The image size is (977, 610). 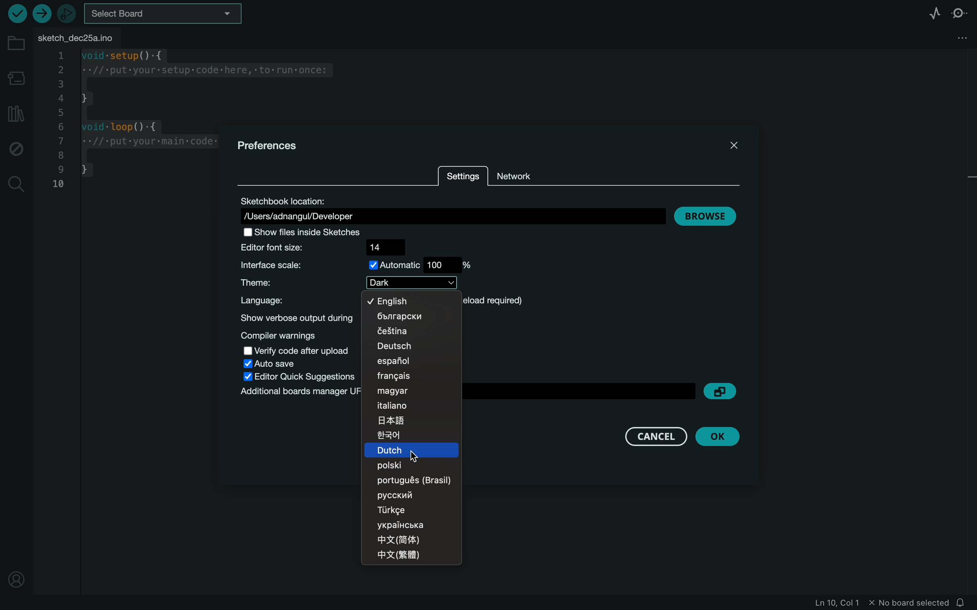 What do you see at coordinates (15, 113) in the screenshot?
I see `library  manager` at bounding box center [15, 113].